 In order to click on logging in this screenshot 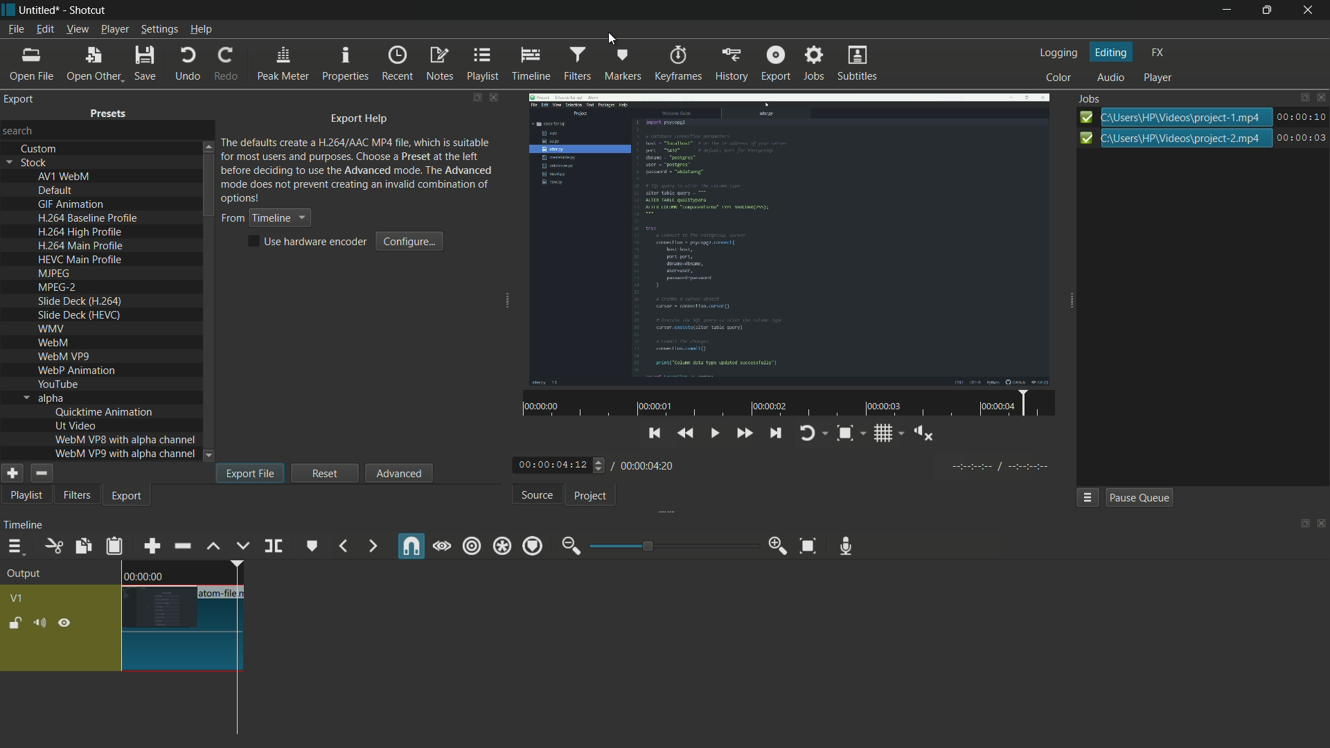, I will do `click(1058, 53)`.